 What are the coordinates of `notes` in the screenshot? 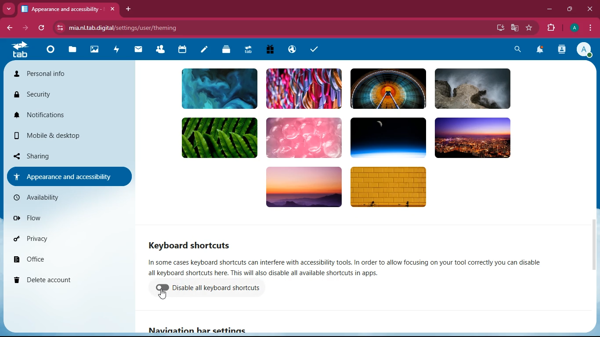 It's located at (204, 50).